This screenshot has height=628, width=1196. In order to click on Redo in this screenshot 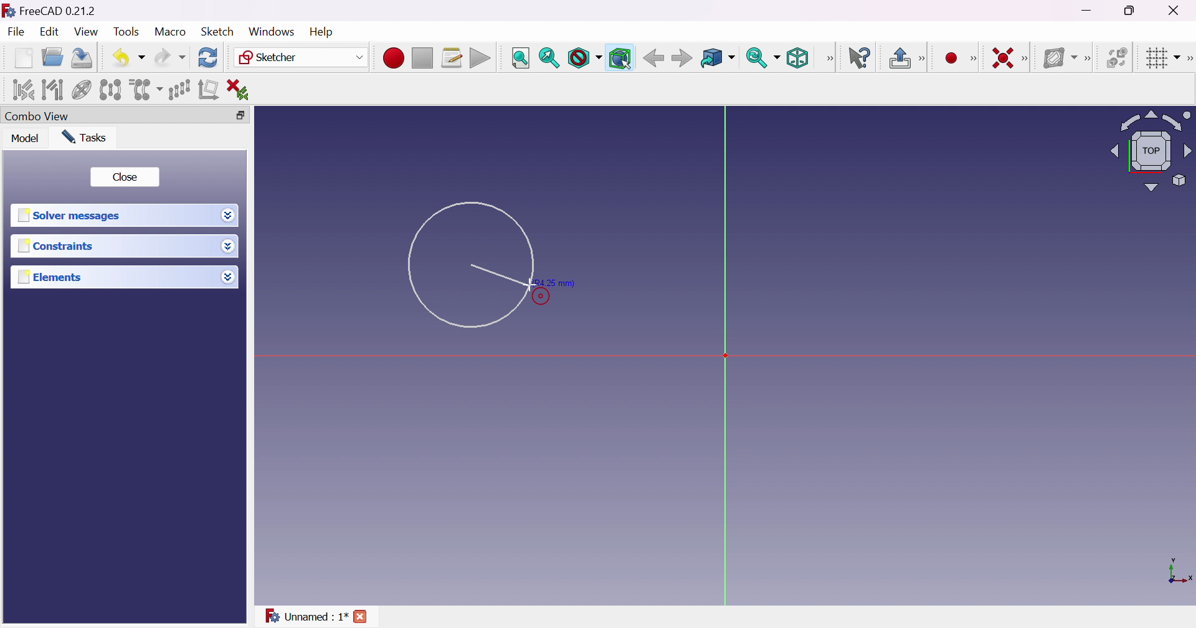, I will do `click(170, 57)`.